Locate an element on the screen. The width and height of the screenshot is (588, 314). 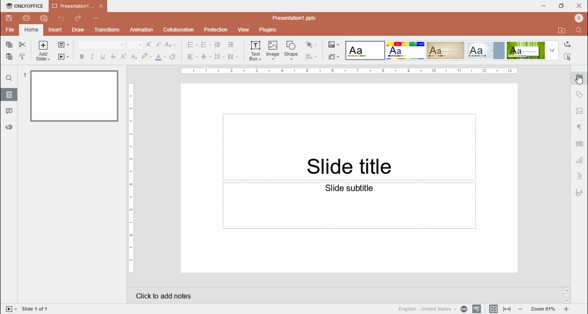
font size is located at coordinates (135, 45).